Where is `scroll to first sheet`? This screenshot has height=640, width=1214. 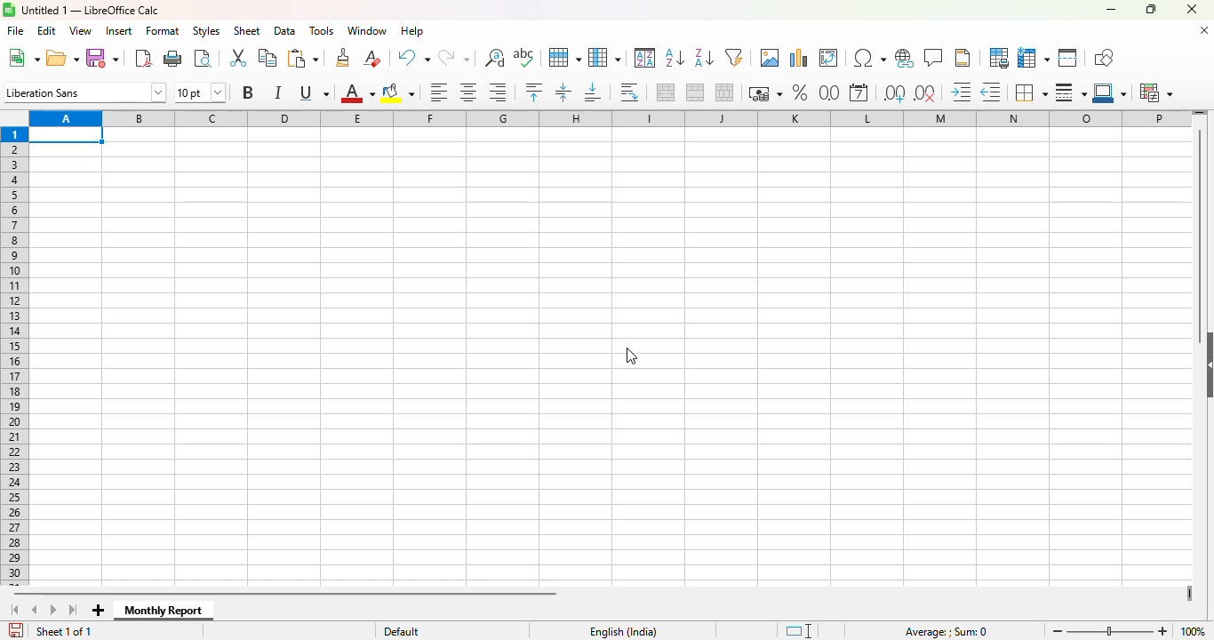
scroll to first sheet is located at coordinates (16, 610).